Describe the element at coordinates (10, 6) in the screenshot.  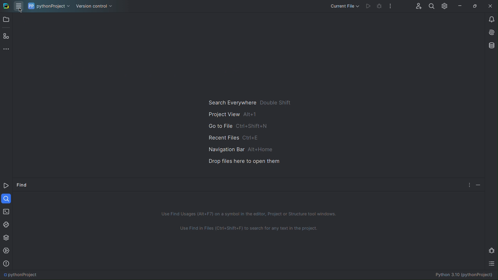
I see `Logo` at that location.